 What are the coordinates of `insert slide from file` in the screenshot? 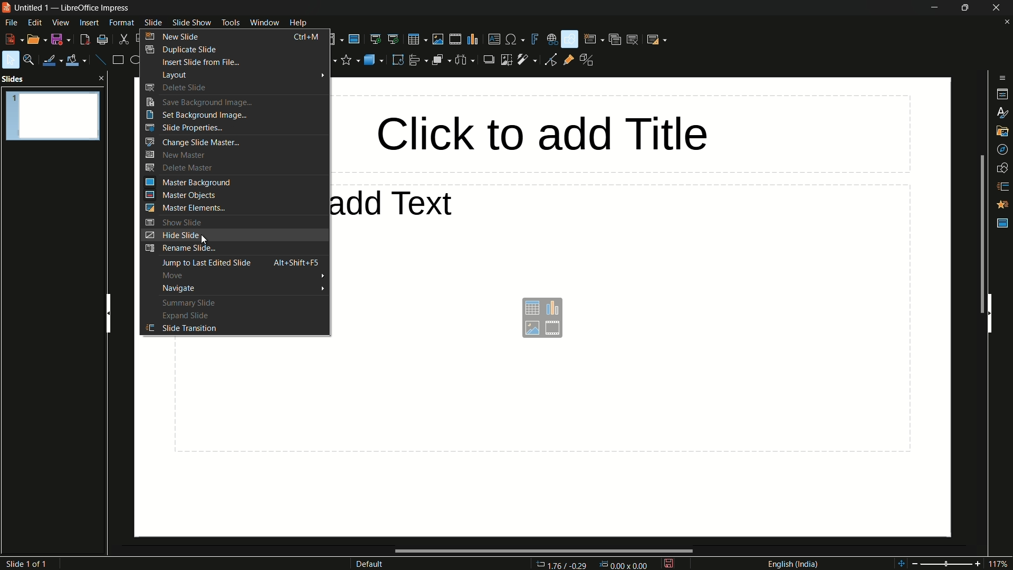 It's located at (200, 63).